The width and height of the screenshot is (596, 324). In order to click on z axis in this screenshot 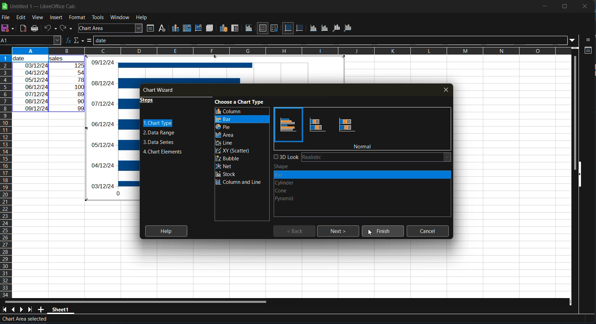, I will do `click(336, 27)`.